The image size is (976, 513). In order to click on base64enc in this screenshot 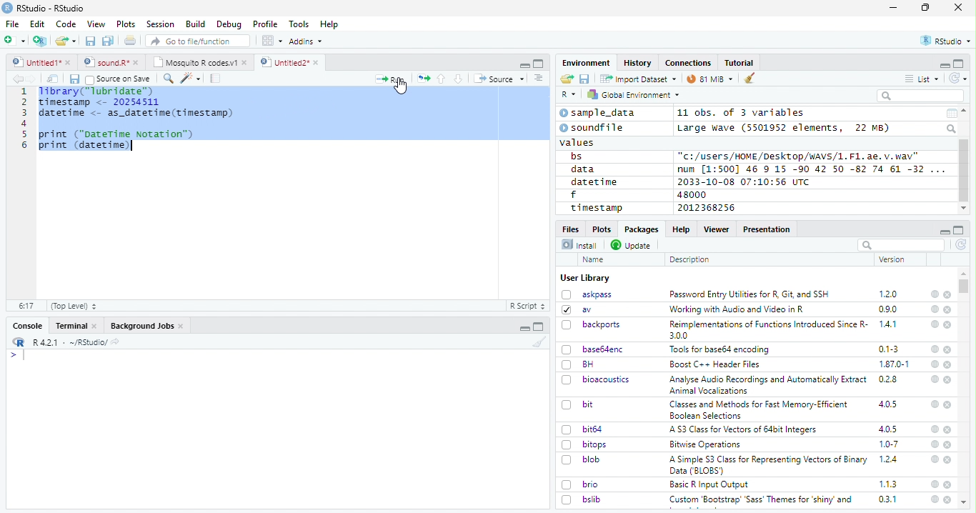, I will do `click(593, 349)`.